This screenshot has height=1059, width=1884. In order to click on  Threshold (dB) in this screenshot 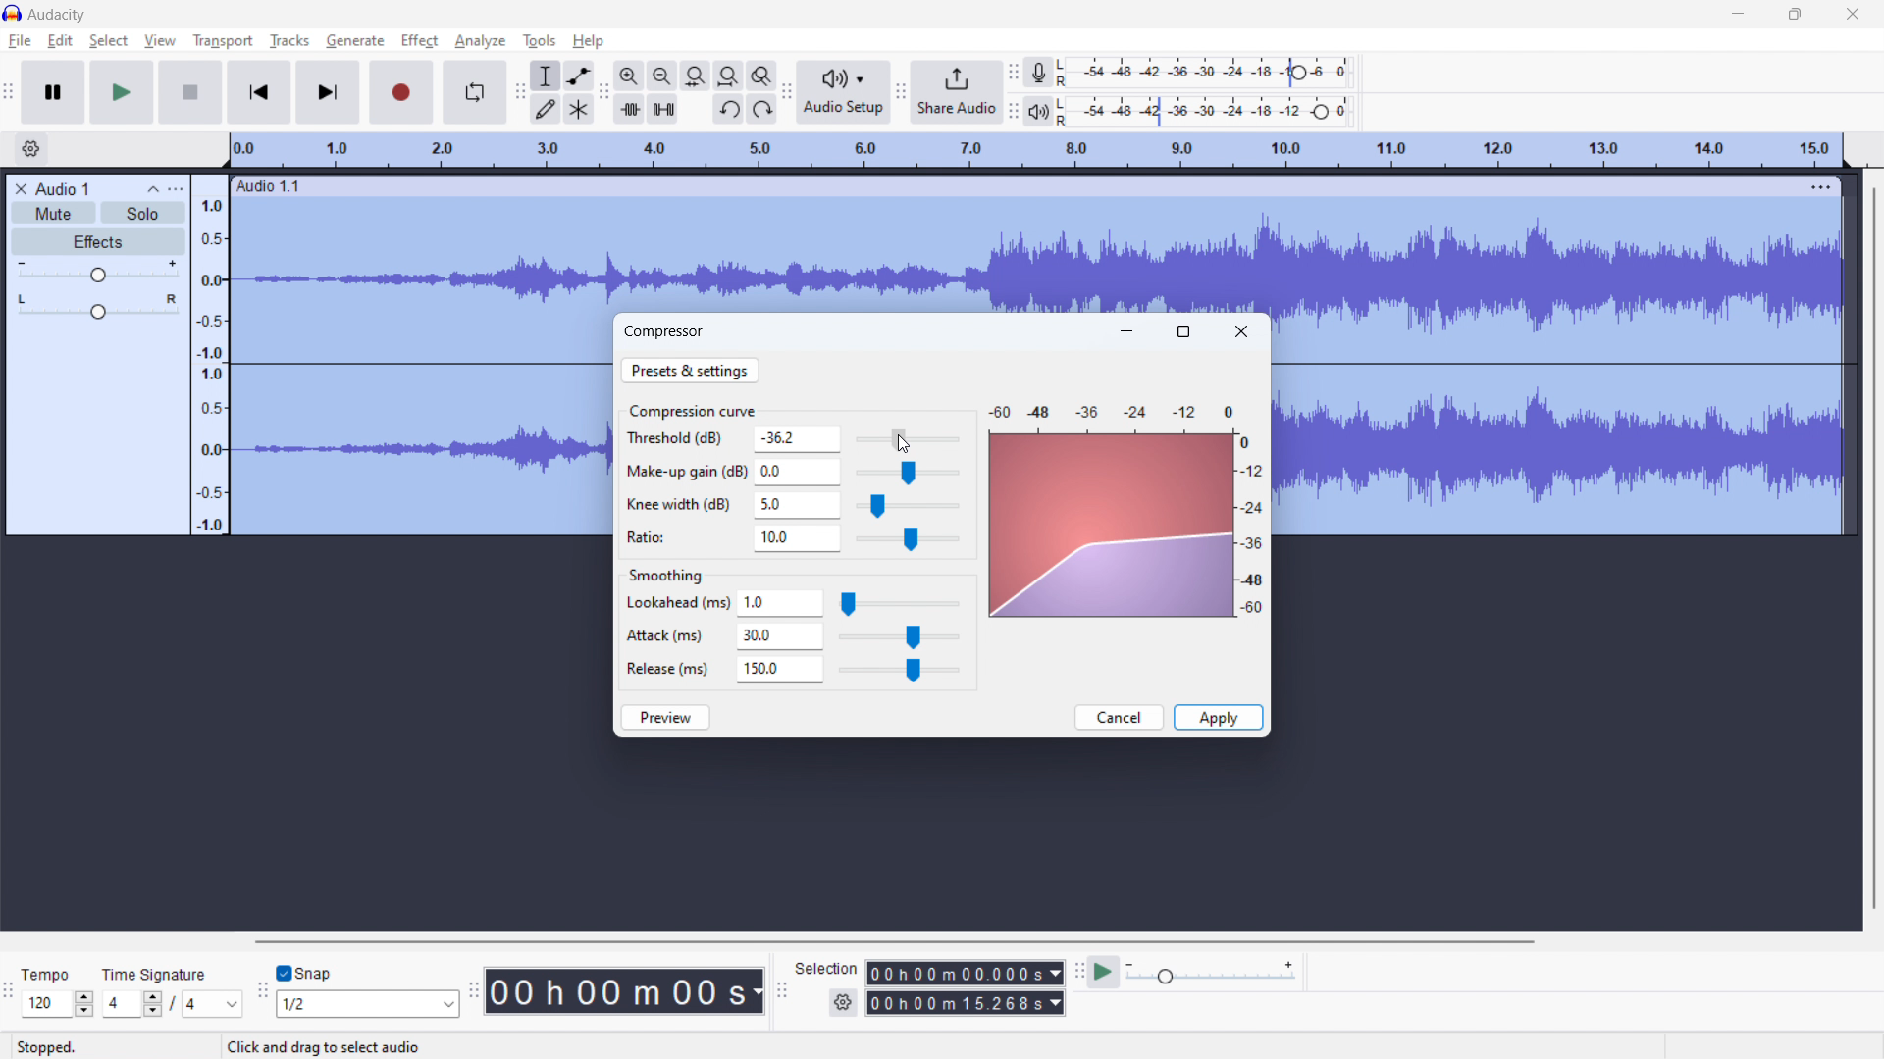, I will do `click(683, 440)`.